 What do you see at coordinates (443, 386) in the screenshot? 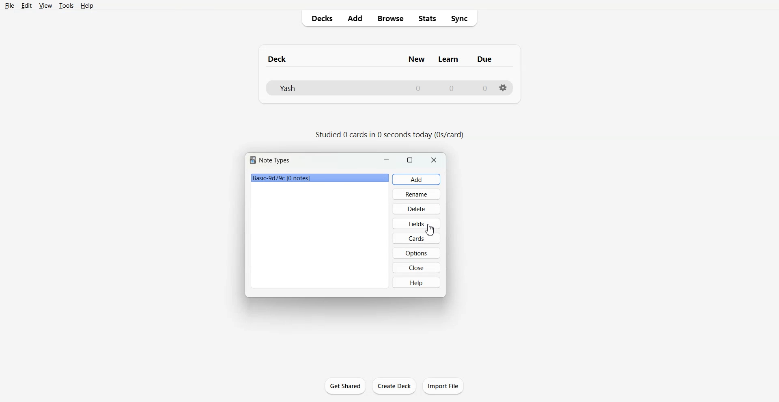
I see `Import File` at bounding box center [443, 386].